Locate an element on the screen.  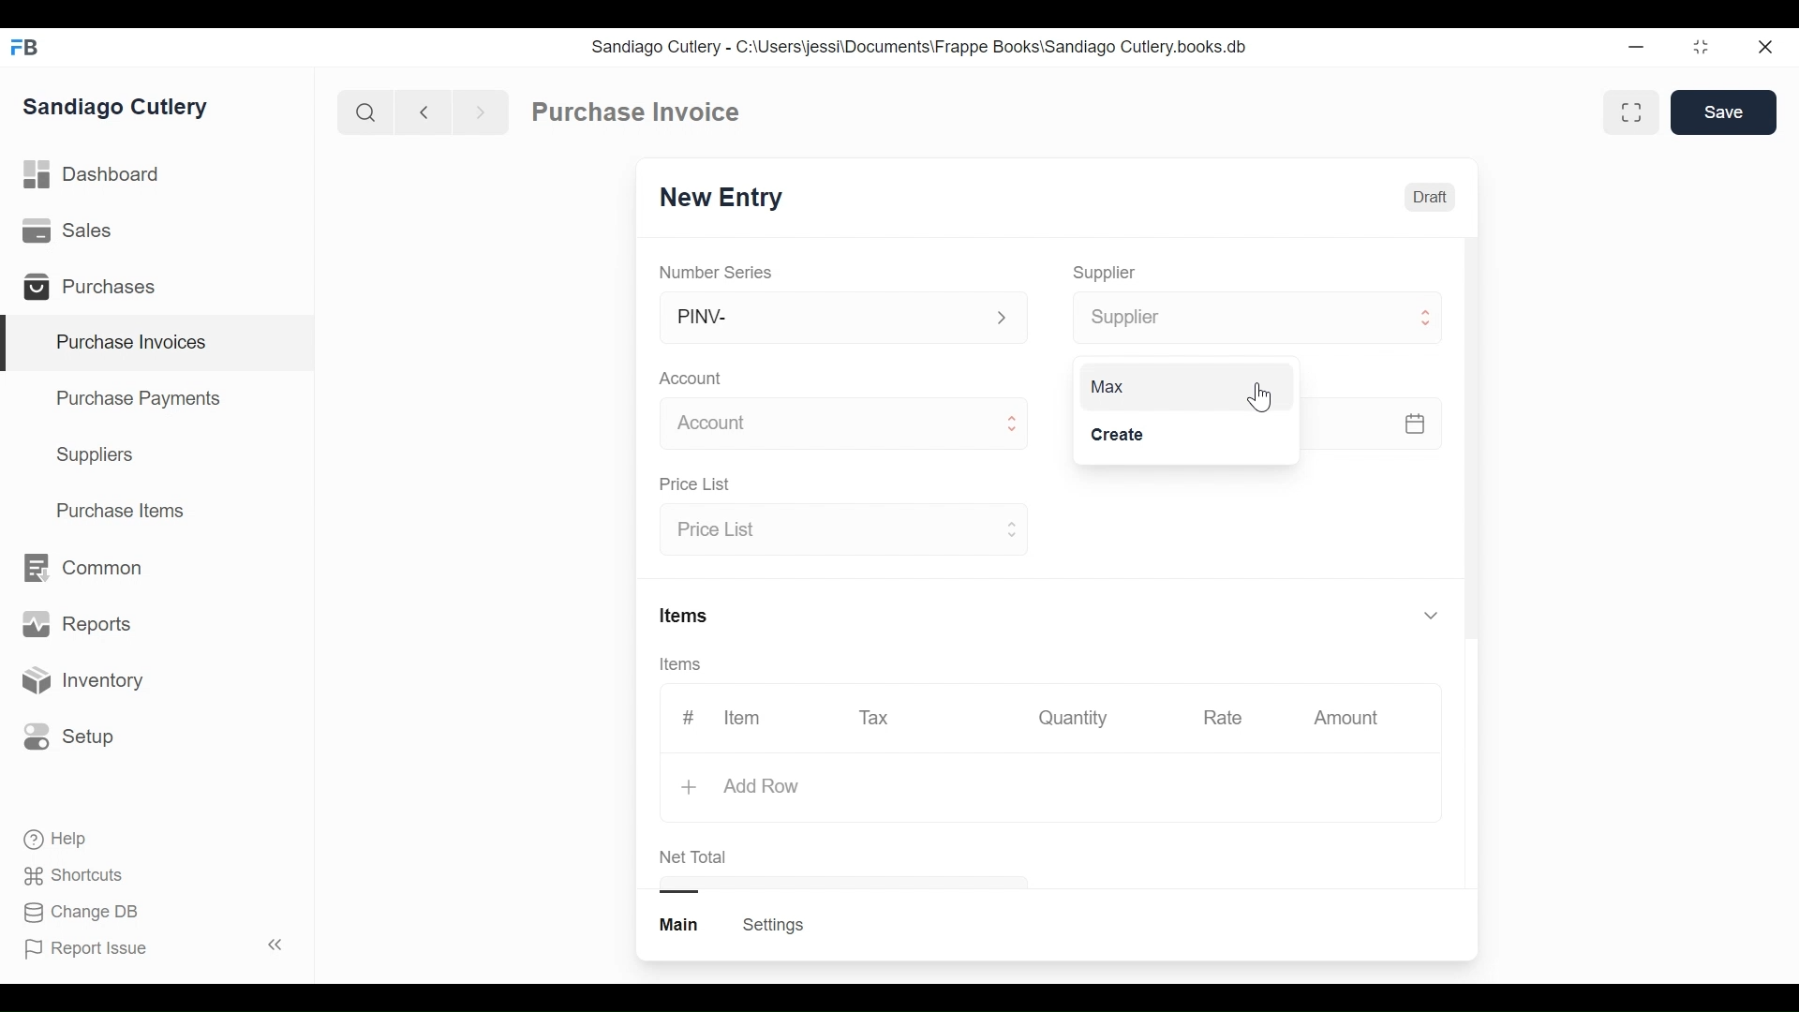
Naviagate back is located at coordinates (424, 111).